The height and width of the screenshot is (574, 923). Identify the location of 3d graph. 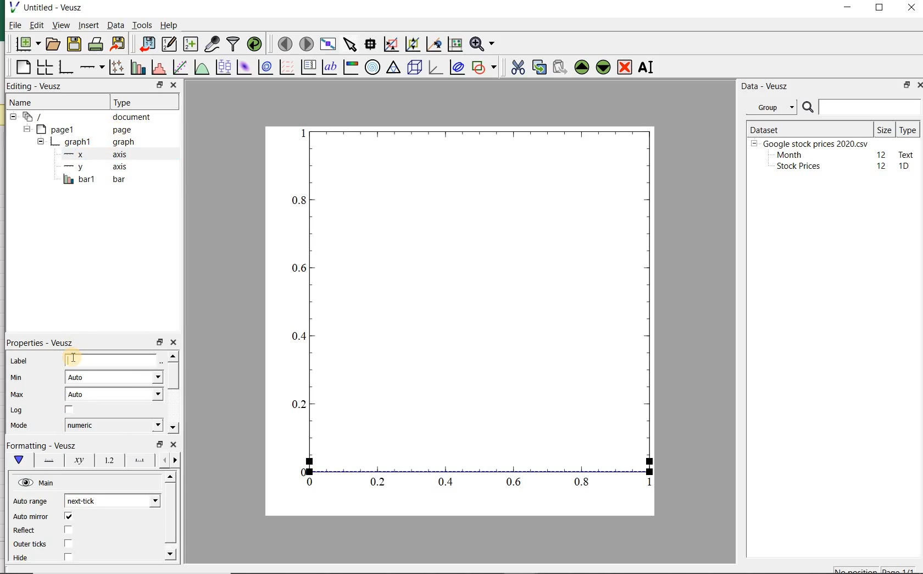
(435, 68).